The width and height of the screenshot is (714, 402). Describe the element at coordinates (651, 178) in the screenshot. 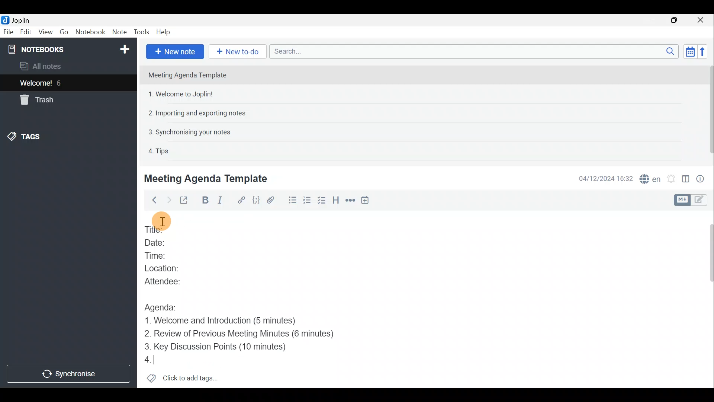

I see `Spell checker` at that location.